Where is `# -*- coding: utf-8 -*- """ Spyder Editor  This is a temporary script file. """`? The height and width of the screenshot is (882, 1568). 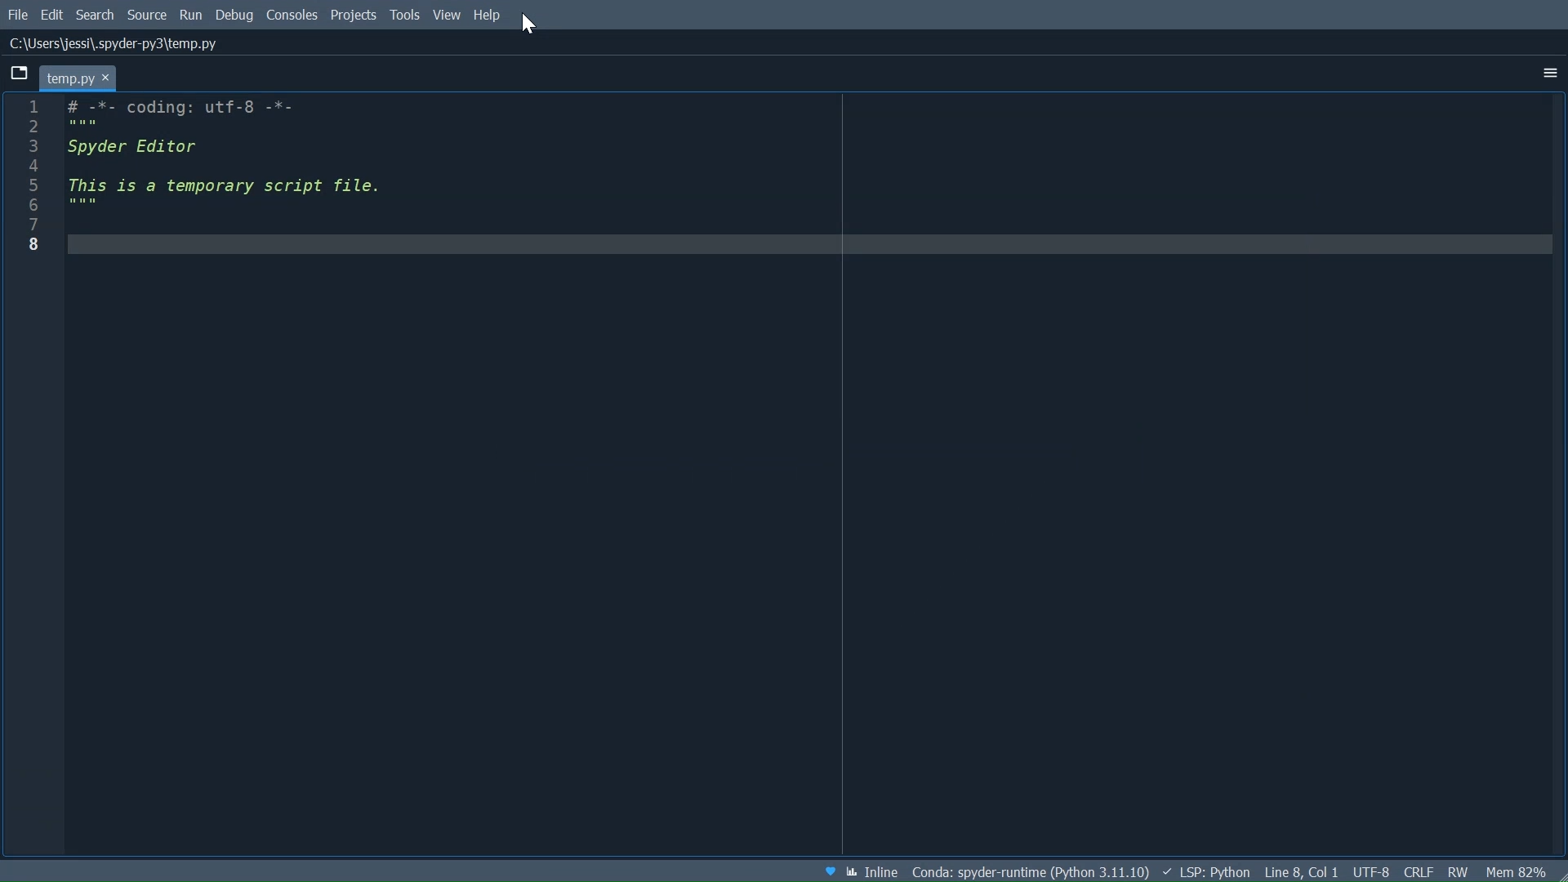 # -*- coding: utf-8 -*- """ Spyder Editor  This is a temporary script file. """ is located at coordinates (804, 478).